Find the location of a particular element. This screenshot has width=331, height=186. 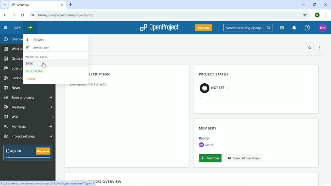

Task is located at coordinates (30, 63).